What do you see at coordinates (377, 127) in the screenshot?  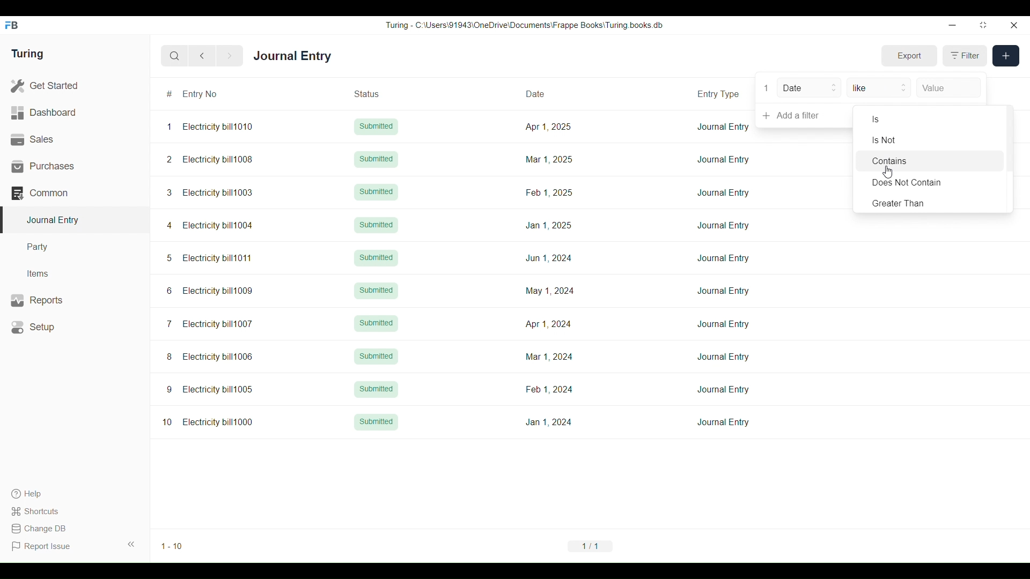 I see `Submitted` at bounding box center [377, 127].